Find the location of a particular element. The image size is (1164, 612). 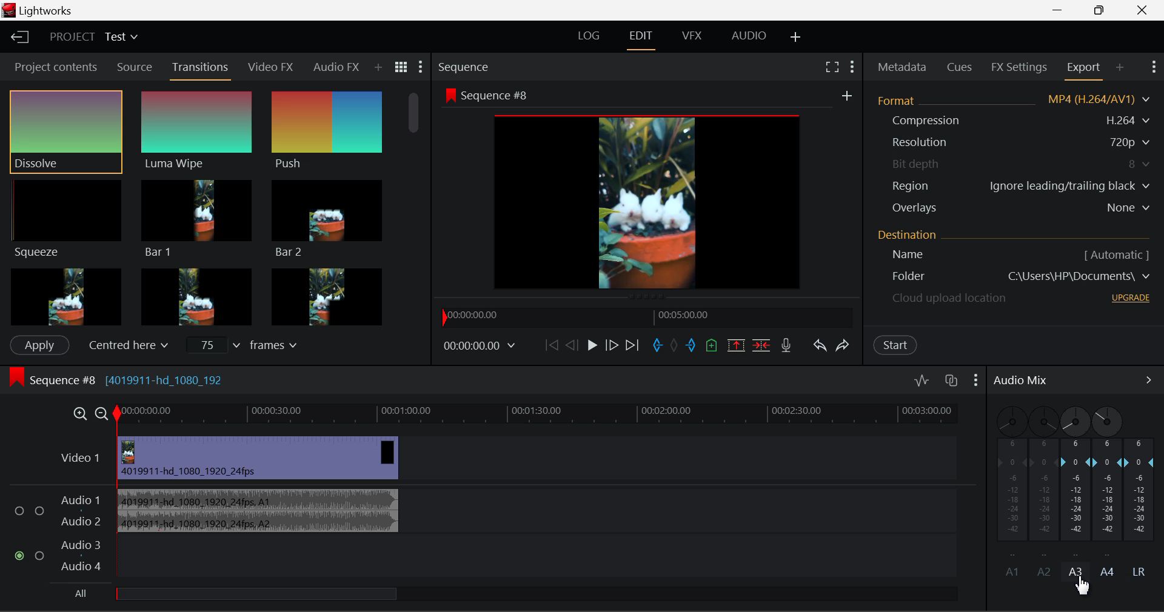

Audio Input Field is located at coordinates (491, 534).